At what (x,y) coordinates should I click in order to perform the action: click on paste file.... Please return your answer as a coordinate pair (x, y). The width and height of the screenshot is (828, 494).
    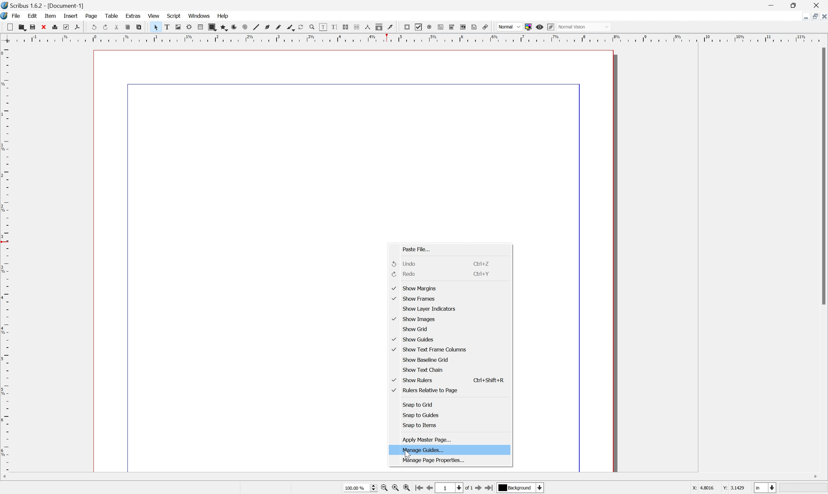
    Looking at the image, I should click on (417, 249).